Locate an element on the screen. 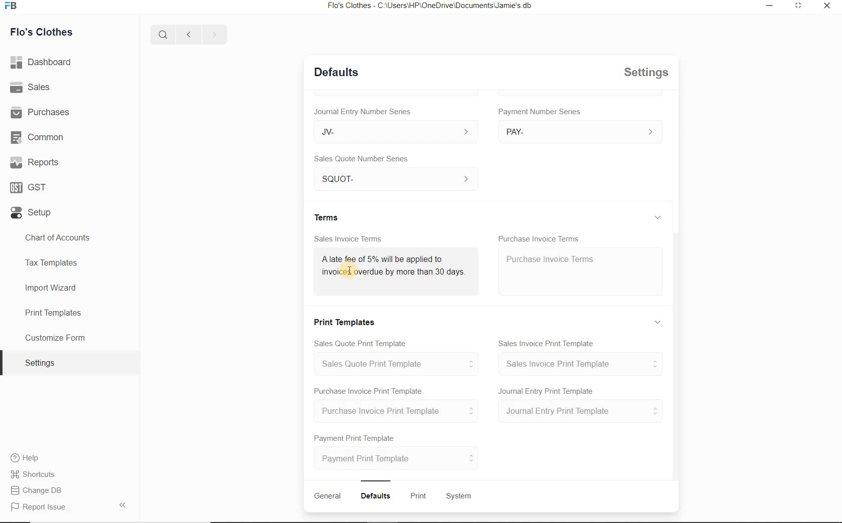 This screenshot has height=523, width=842. Expand is located at coordinates (797, 6).